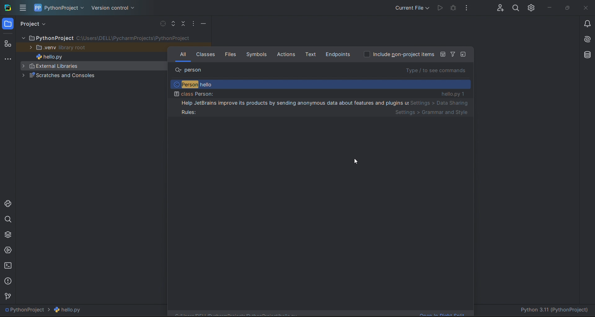  Describe the element at coordinates (183, 24) in the screenshot. I see `collapse file` at that location.